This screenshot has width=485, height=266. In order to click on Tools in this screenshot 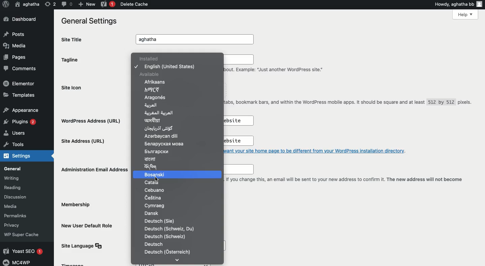, I will do `click(12, 145)`.